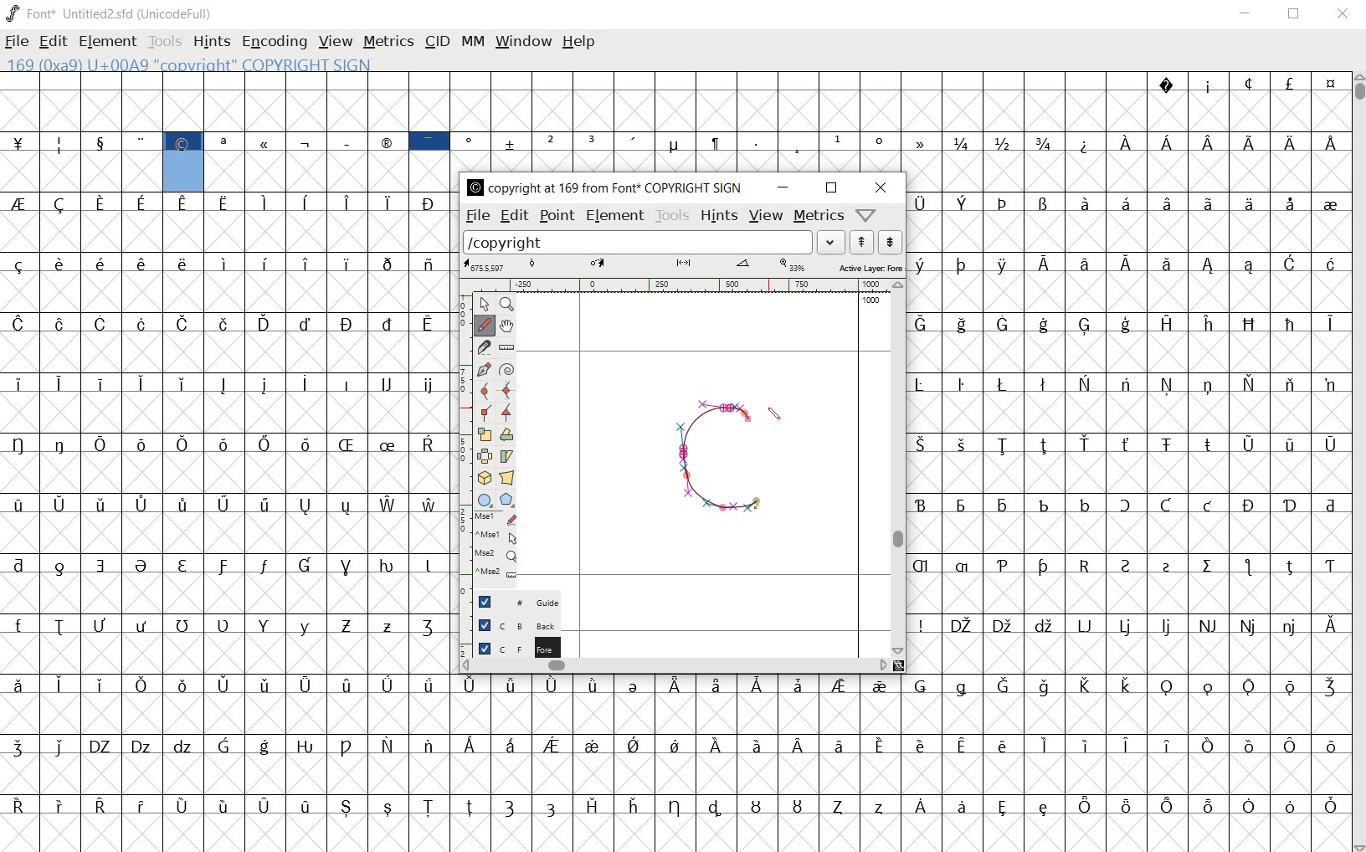  What do you see at coordinates (860, 242) in the screenshot?
I see `show the next word on the list` at bounding box center [860, 242].